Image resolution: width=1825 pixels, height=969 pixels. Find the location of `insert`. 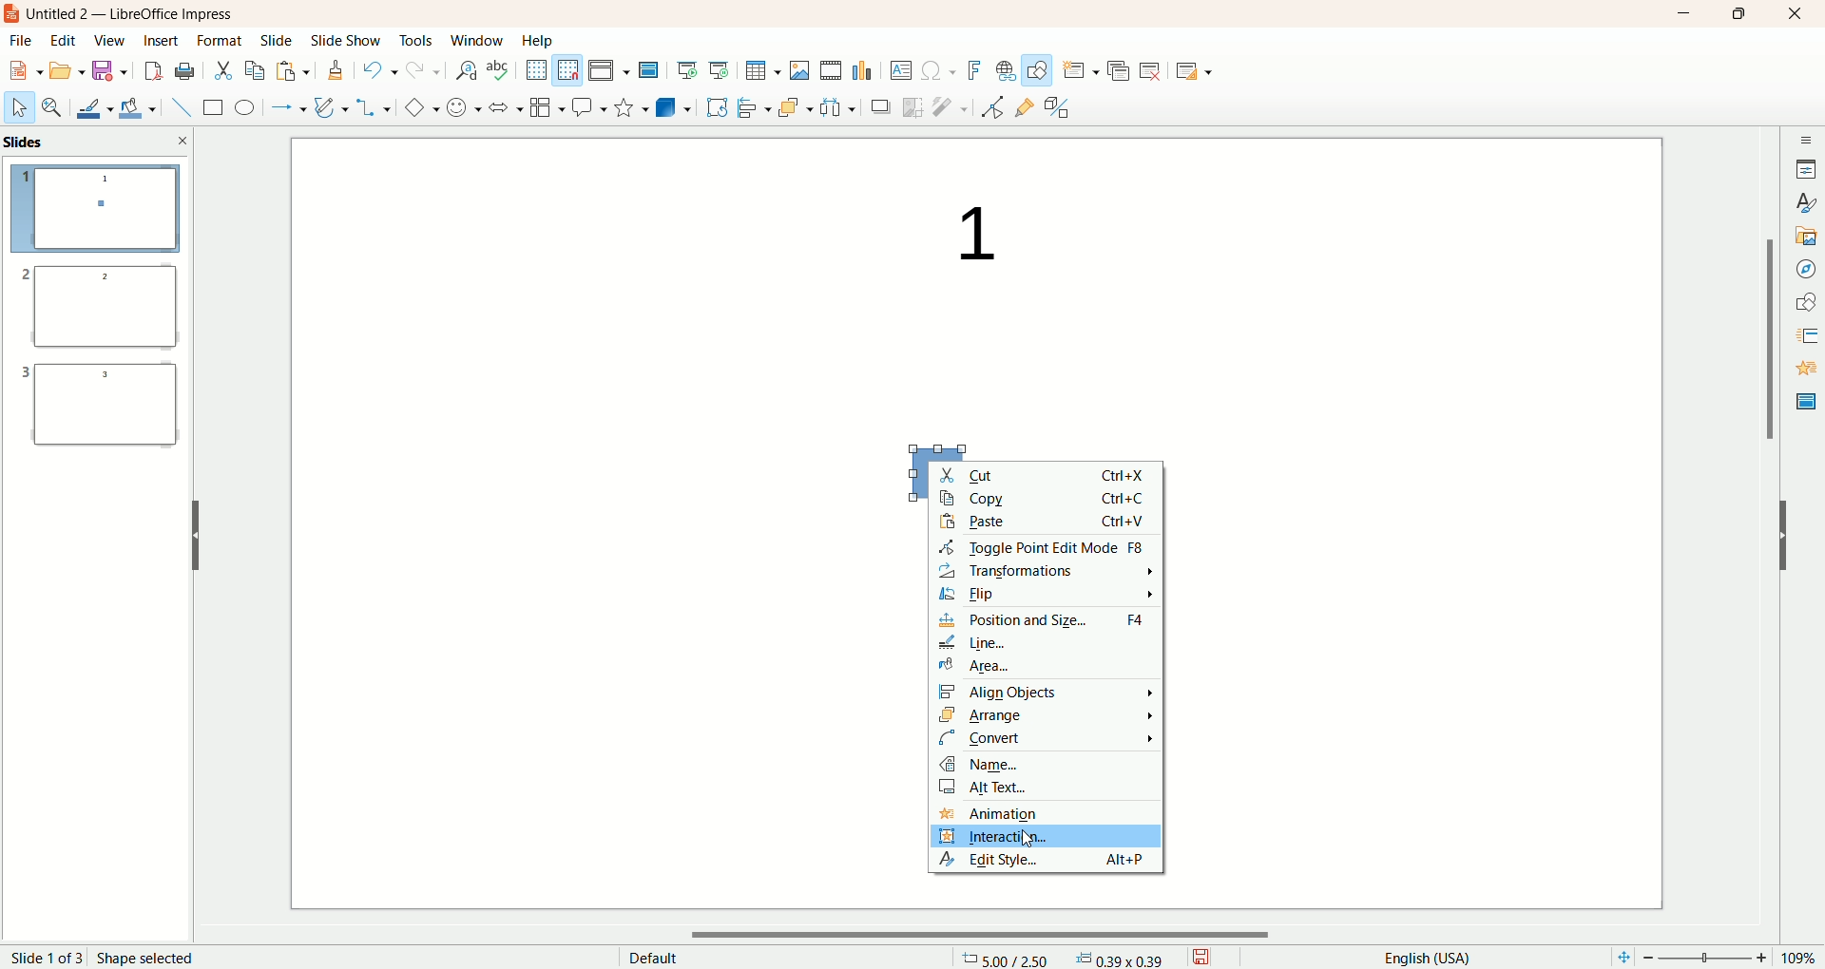

insert is located at coordinates (160, 41).